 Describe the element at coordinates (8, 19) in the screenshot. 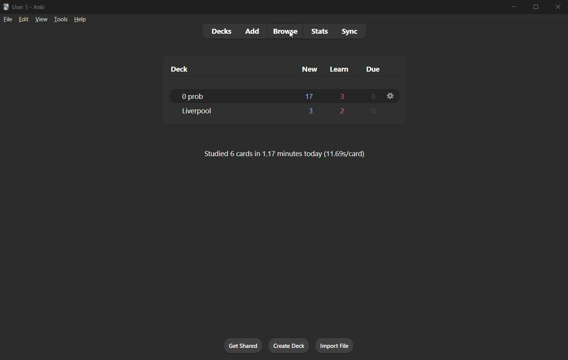

I see `file` at that location.